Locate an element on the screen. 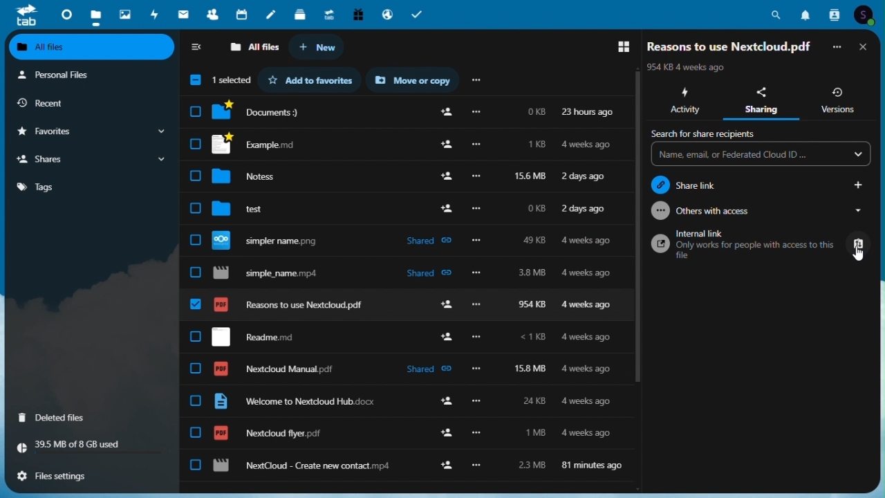 Image resolution: width=885 pixels, height=498 pixels.  is located at coordinates (481, 464).